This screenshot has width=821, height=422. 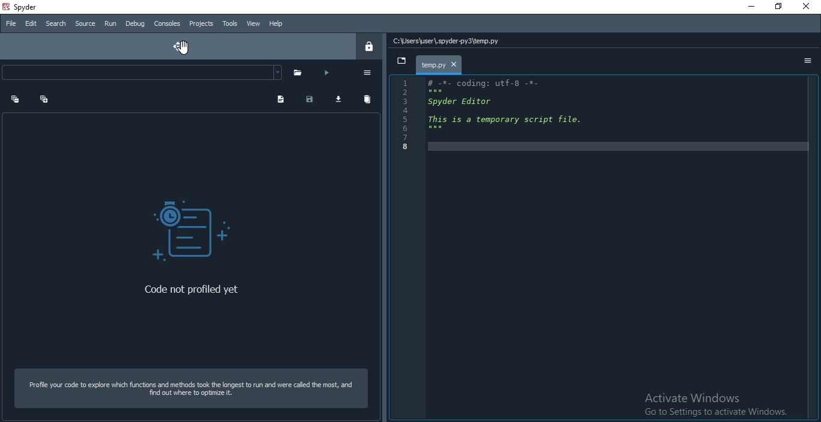 What do you see at coordinates (135, 24) in the screenshot?
I see `Debug` at bounding box center [135, 24].